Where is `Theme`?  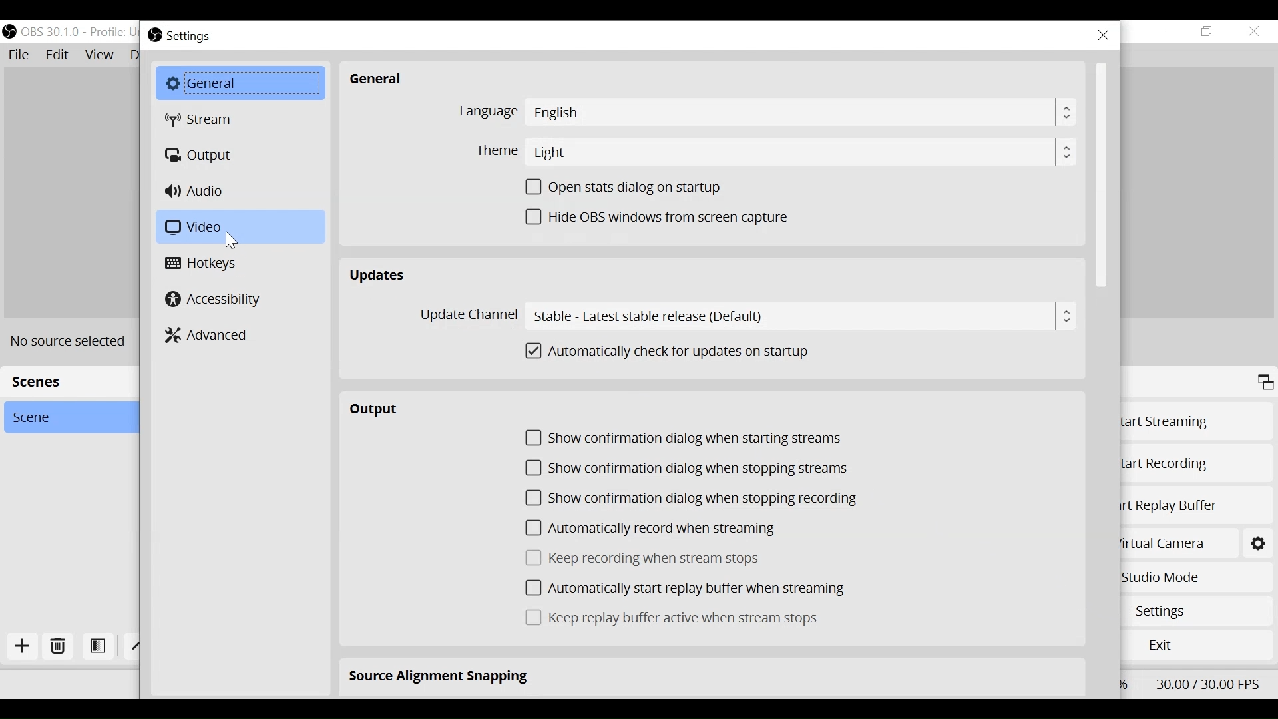
Theme is located at coordinates (497, 150).